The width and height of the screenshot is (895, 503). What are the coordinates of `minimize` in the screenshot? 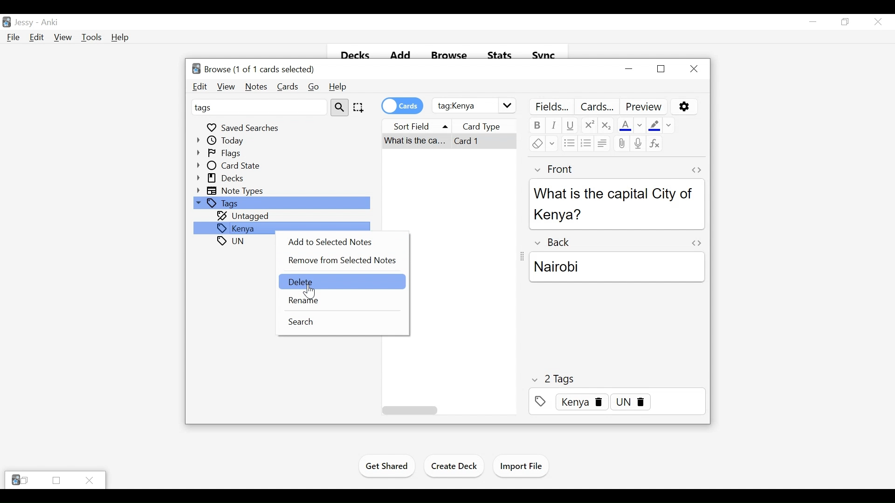 It's located at (630, 69).